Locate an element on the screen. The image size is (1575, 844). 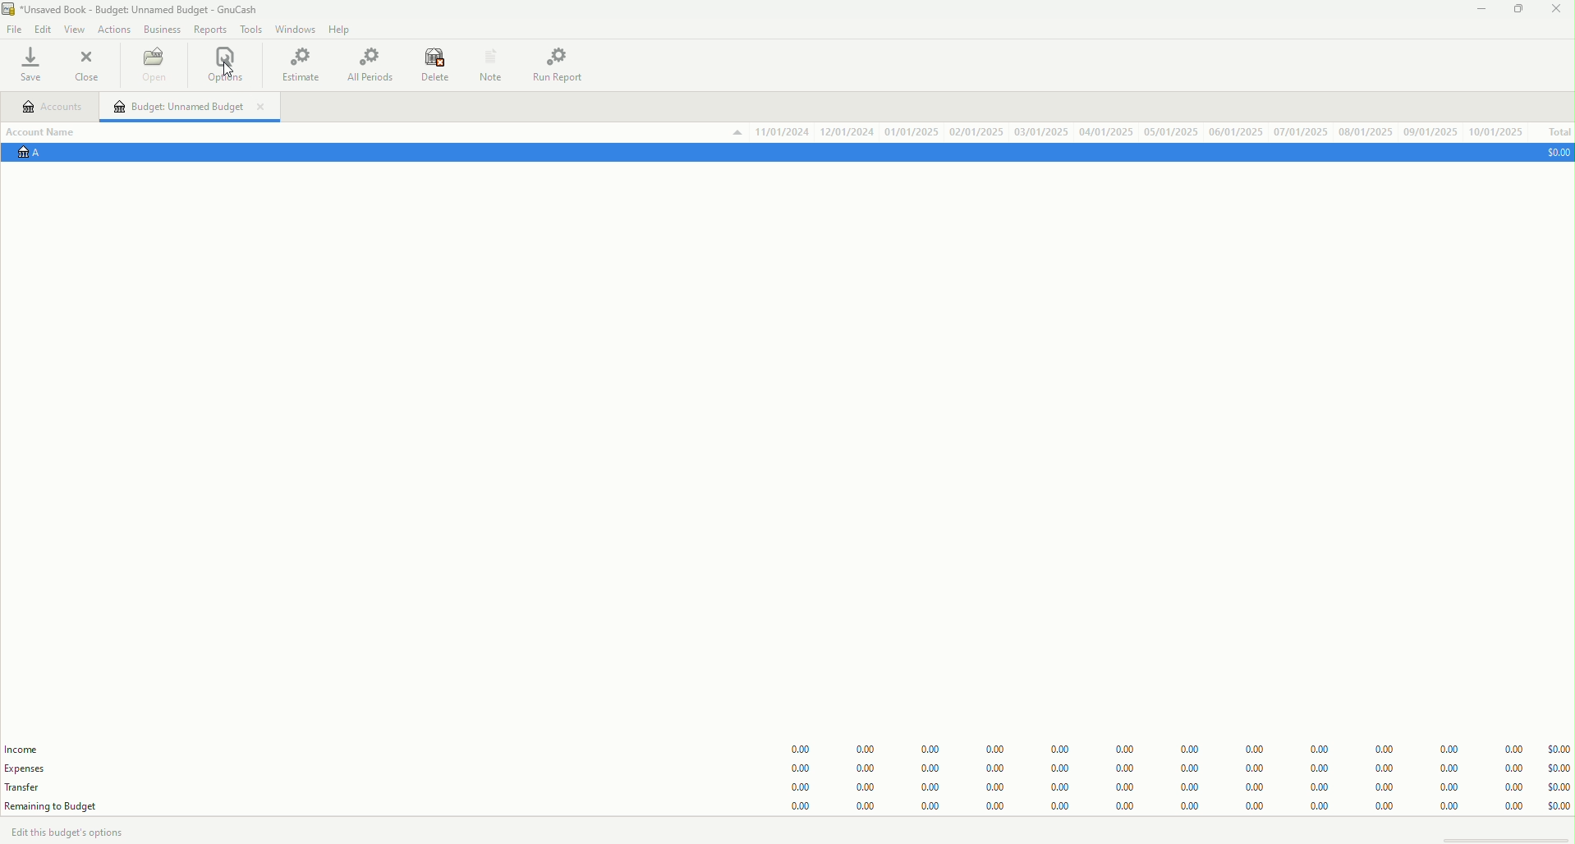
Budget Data is located at coordinates (1164, 771).